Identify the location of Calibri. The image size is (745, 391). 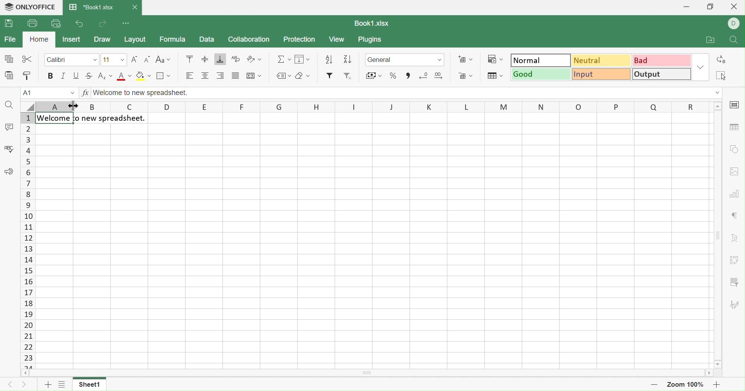
(58, 59).